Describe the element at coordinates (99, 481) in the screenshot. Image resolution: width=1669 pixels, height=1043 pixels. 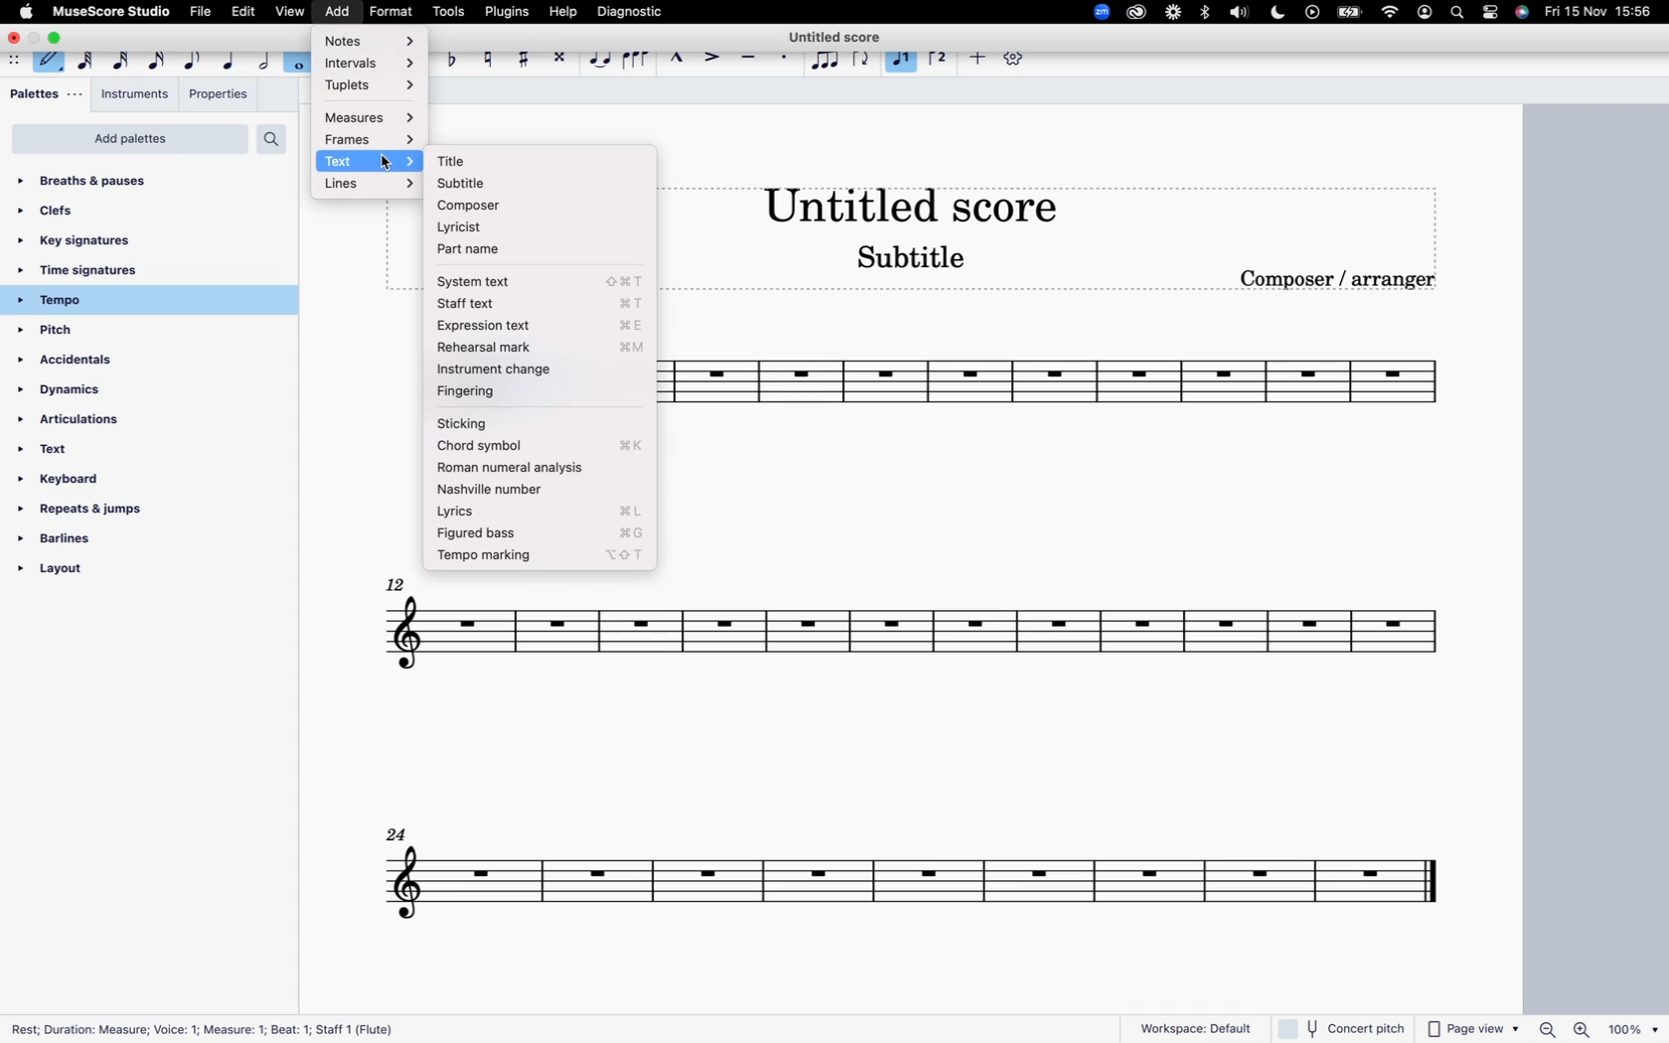
I see `keyboard` at that location.